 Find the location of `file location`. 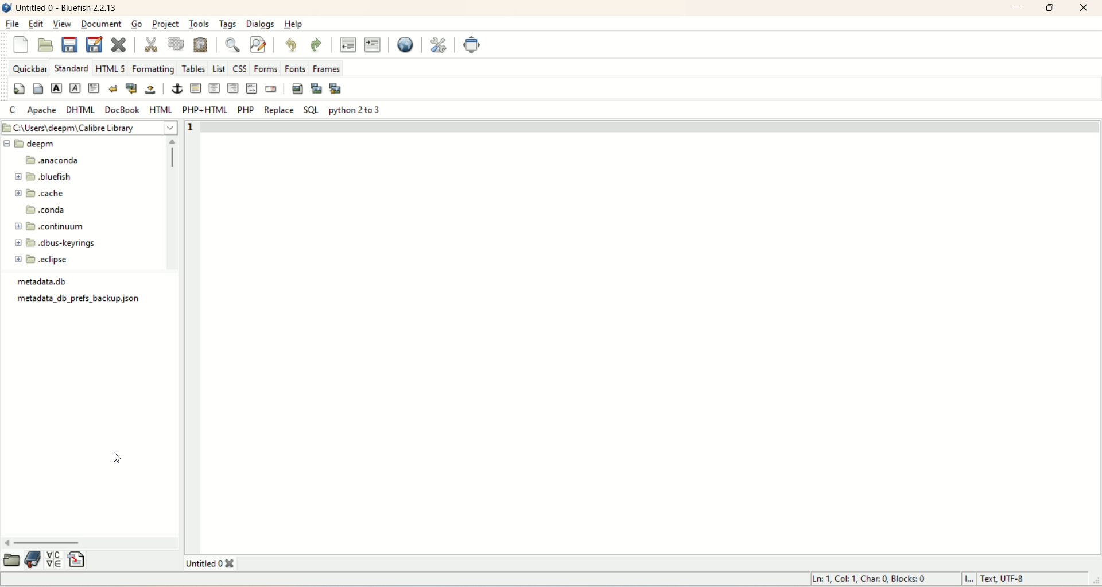

file location is located at coordinates (89, 126).